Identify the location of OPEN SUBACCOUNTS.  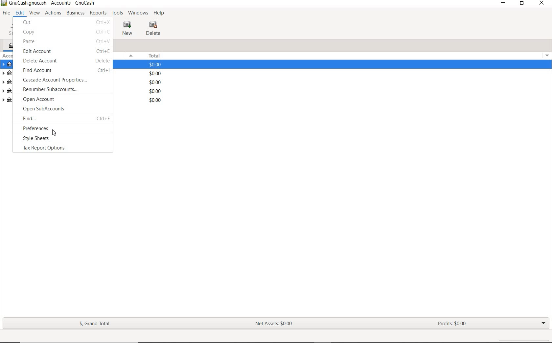
(60, 109).